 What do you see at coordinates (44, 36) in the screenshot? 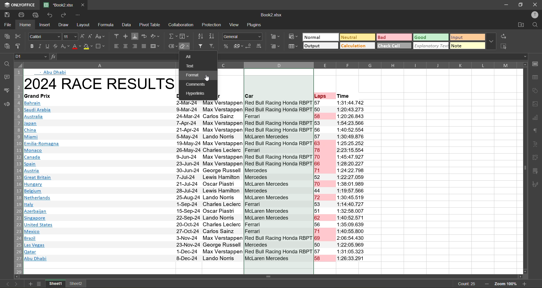
I see `Calibri` at bounding box center [44, 36].